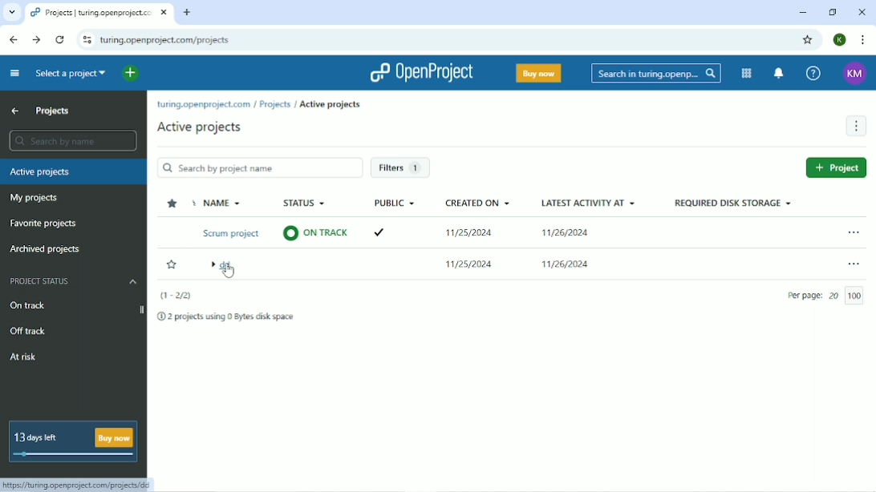 This screenshot has height=492, width=876. What do you see at coordinates (423, 73) in the screenshot?
I see `OpenProject` at bounding box center [423, 73].